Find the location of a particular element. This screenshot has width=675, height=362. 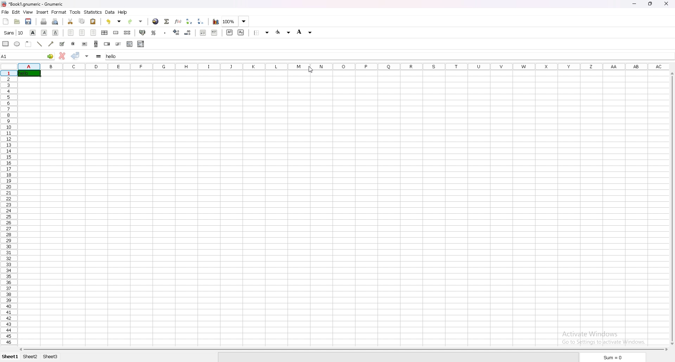

file name is located at coordinates (34, 4).